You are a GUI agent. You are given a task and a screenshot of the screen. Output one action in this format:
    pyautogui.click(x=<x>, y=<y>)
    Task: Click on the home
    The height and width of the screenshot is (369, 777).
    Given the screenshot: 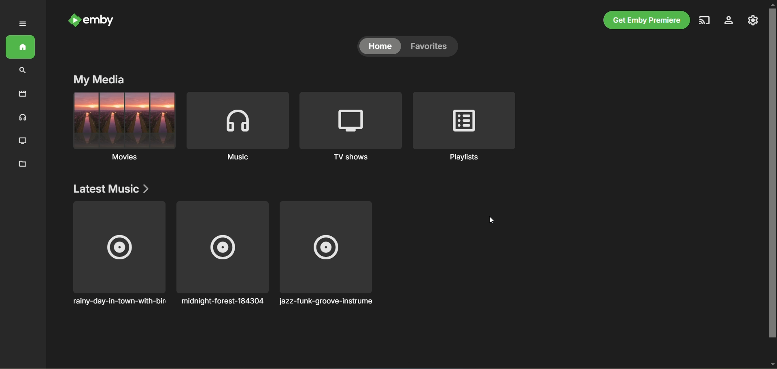 What is the action you would take?
    pyautogui.click(x=21, y=47)
    